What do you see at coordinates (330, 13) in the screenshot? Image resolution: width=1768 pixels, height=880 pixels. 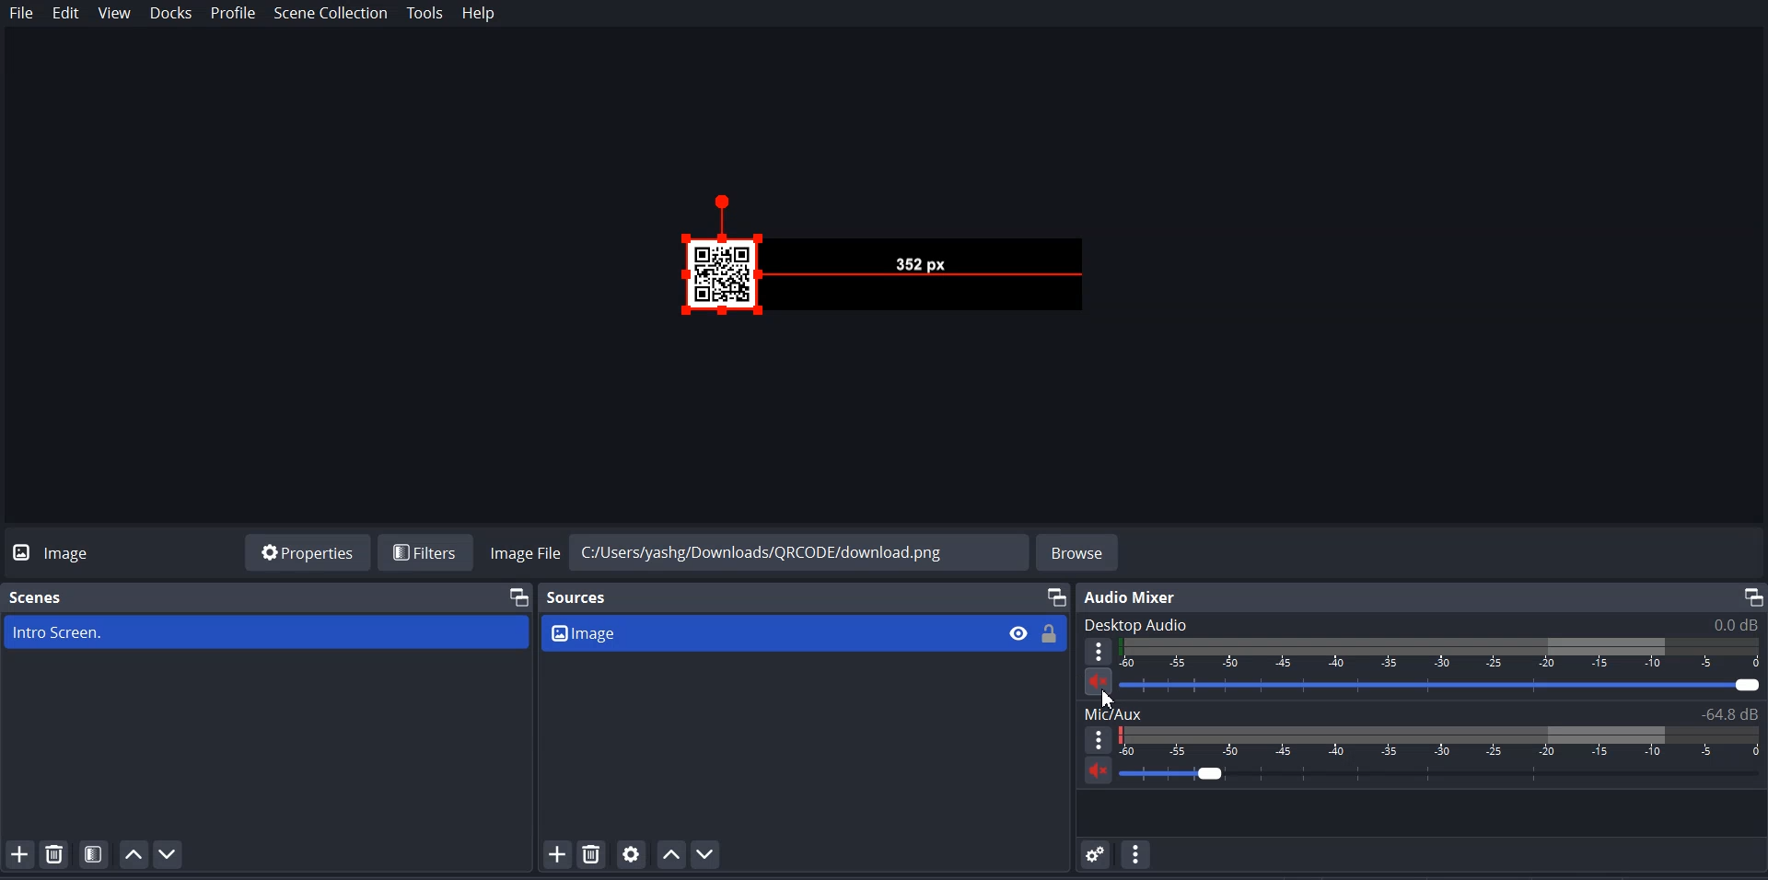 I see `Scene Collection` at bounding box center [330, 13].